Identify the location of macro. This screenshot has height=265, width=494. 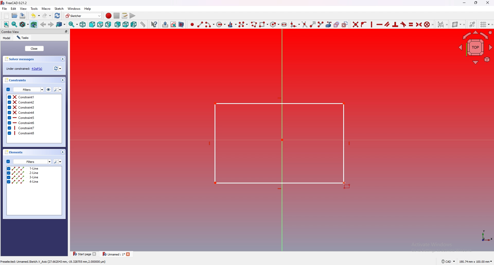
(46, 8).